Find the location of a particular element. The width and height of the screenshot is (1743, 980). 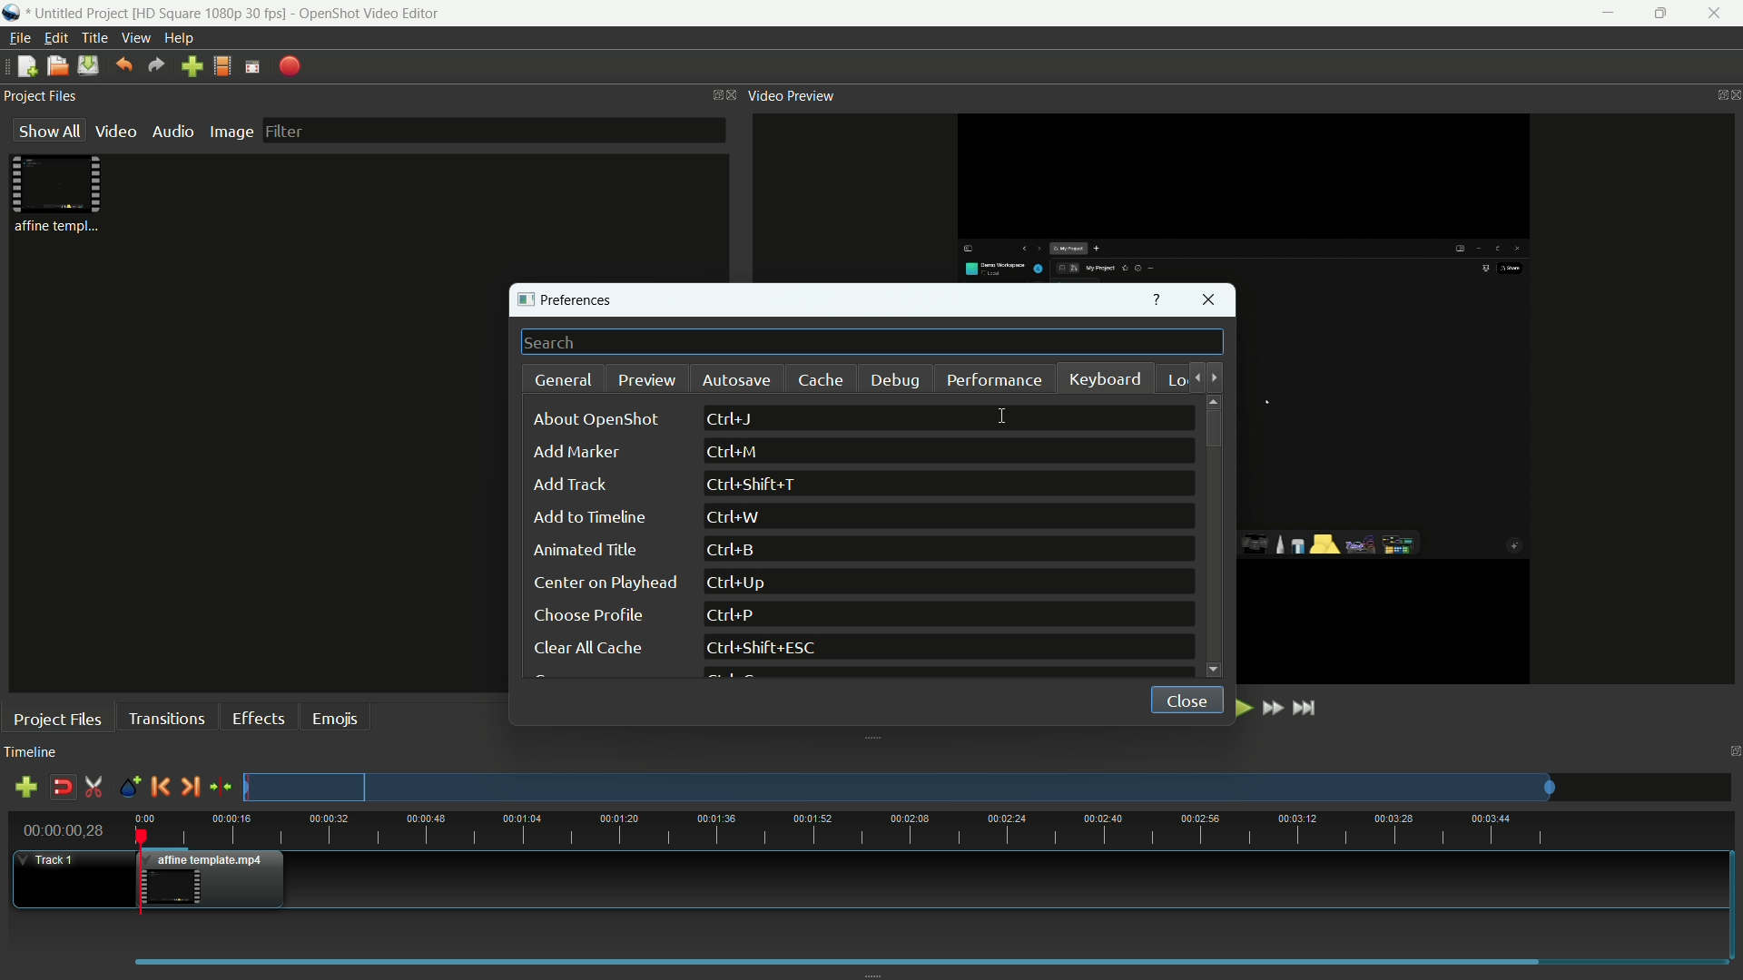

project files is located at coordinates (58, 719).